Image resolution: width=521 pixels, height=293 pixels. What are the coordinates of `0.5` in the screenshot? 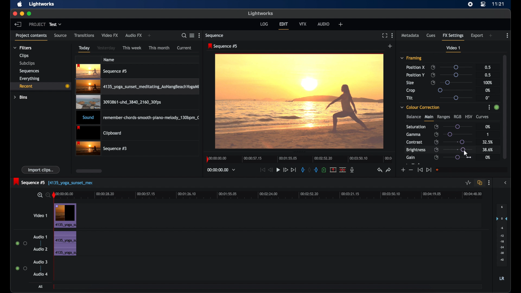 It's located at (488, 67).